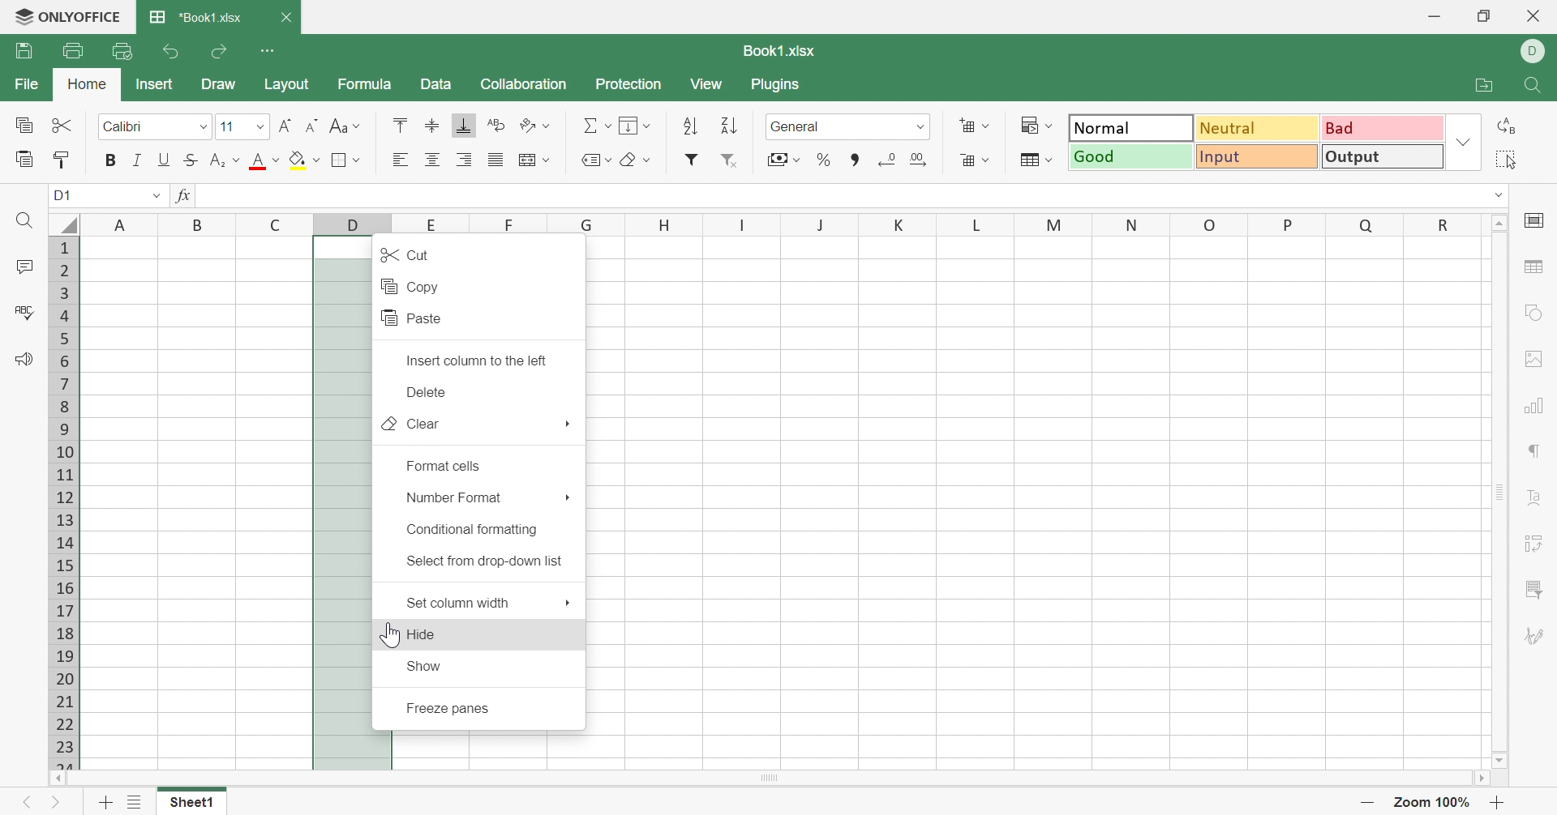 This screenshot has height=815, width=1557. I want to click on Drop Down, so click(1468, 138).